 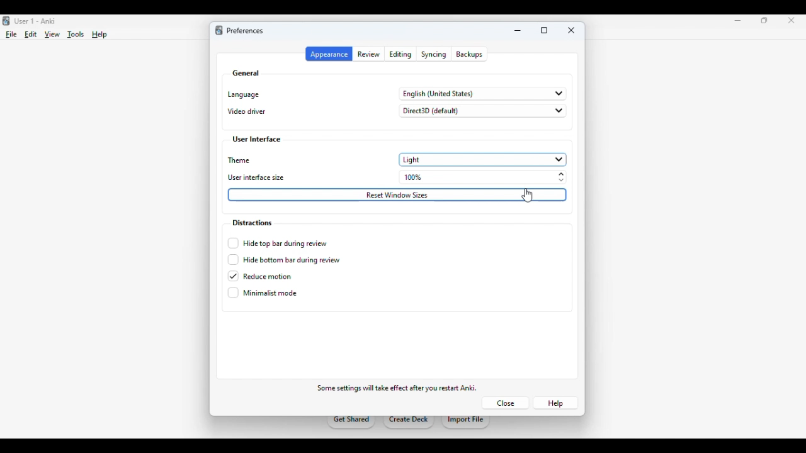 What do you see at coordinates (244, 31) in the screenshot?
I see `preferences` at bounding box center [244, 31].